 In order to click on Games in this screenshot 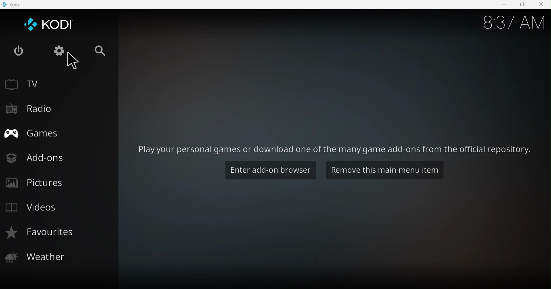, I will do `click(58, 132)`.